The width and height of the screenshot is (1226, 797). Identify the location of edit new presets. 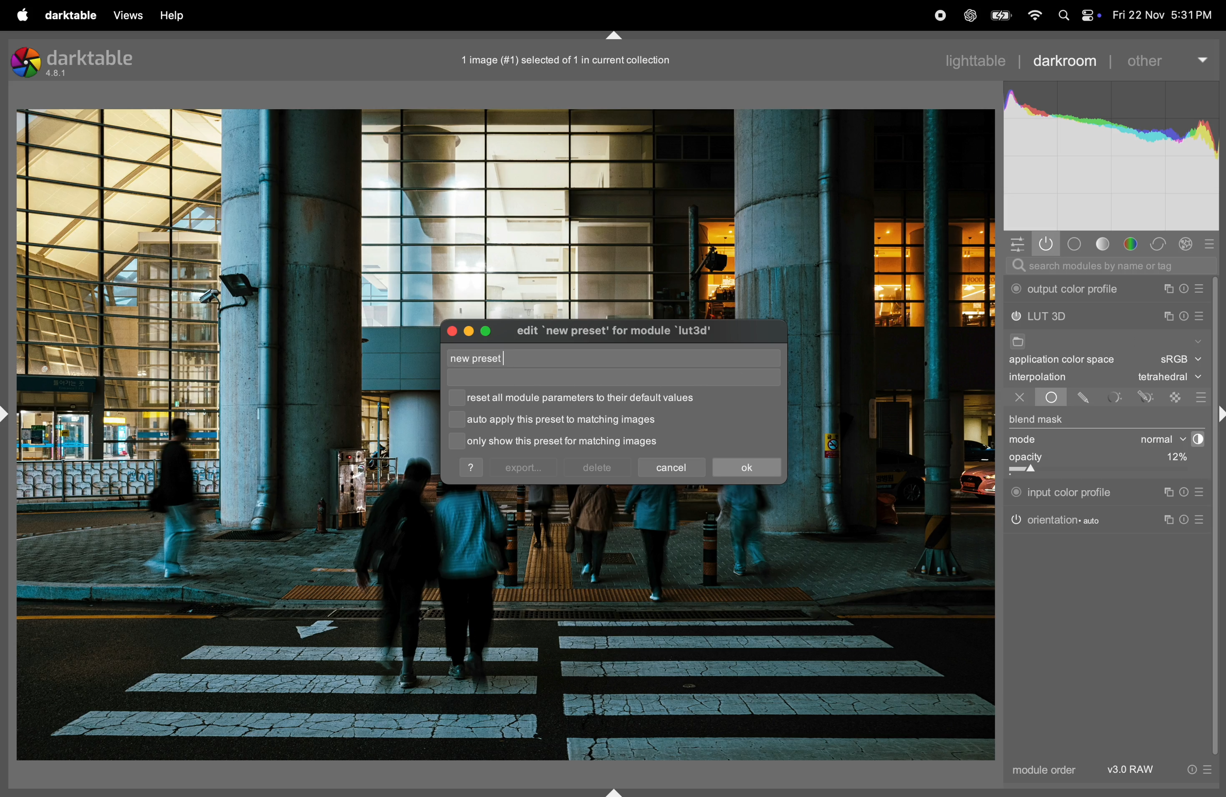
(626, 333).